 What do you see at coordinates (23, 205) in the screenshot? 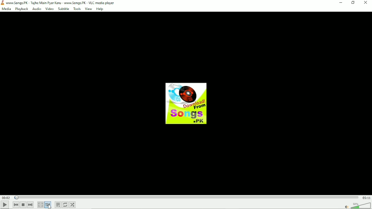
I see `Stop playlist` at bounding box center [23, 205].